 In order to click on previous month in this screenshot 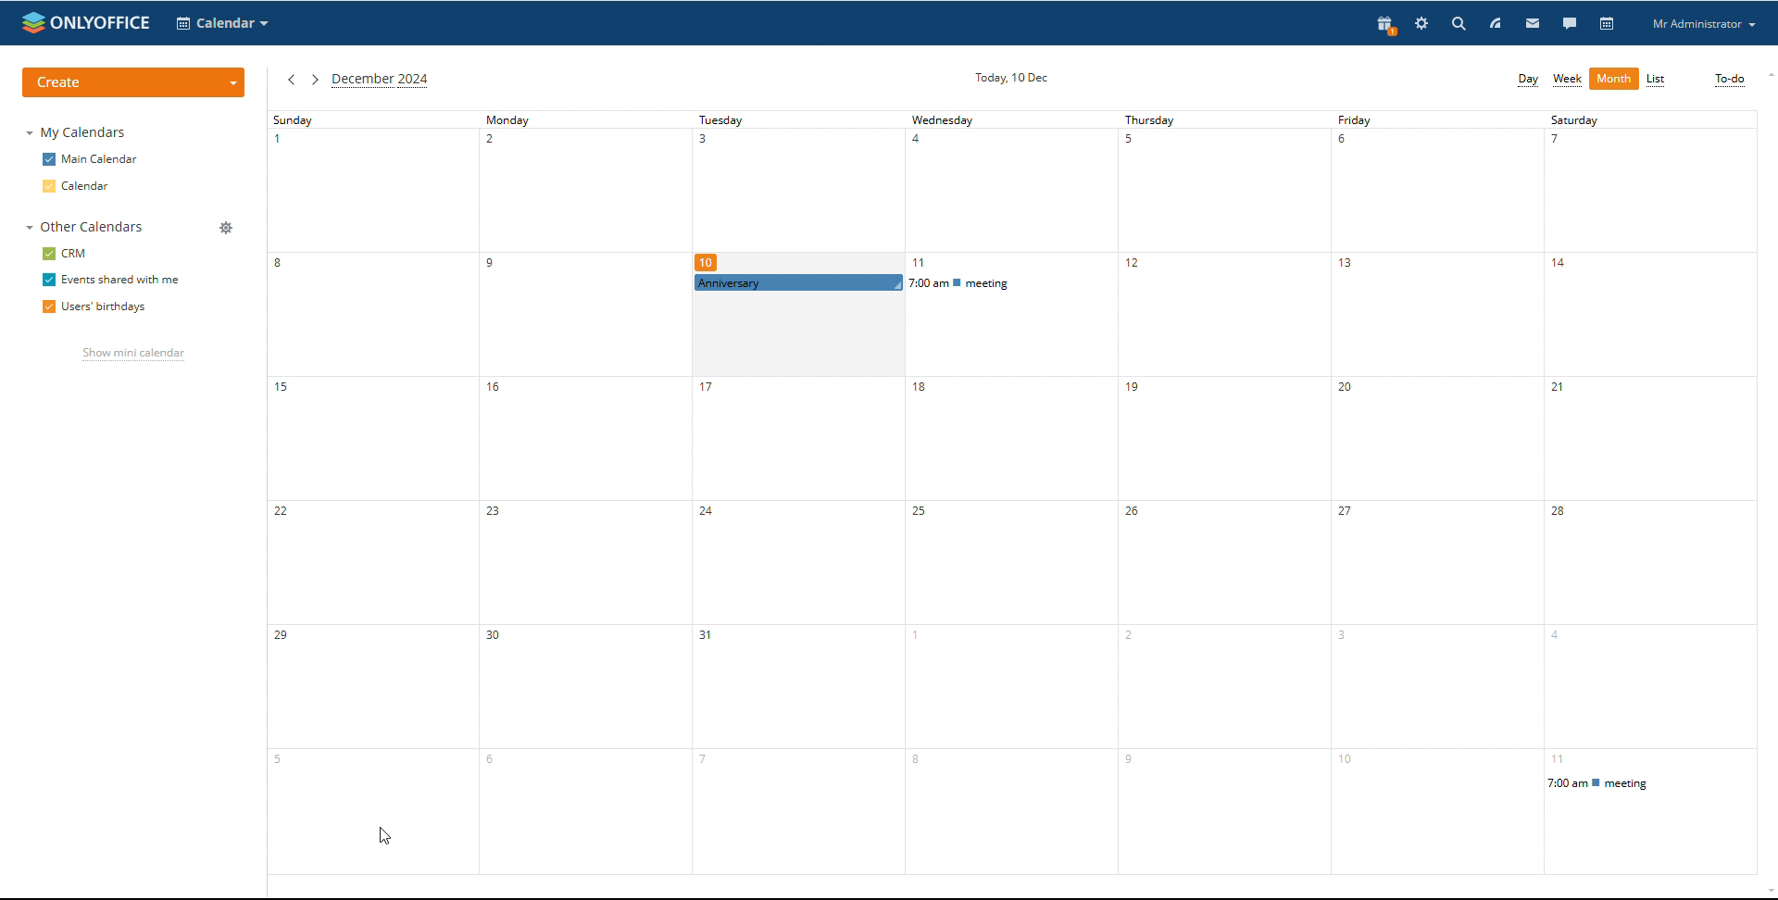, I will do `click(290, 79)`.